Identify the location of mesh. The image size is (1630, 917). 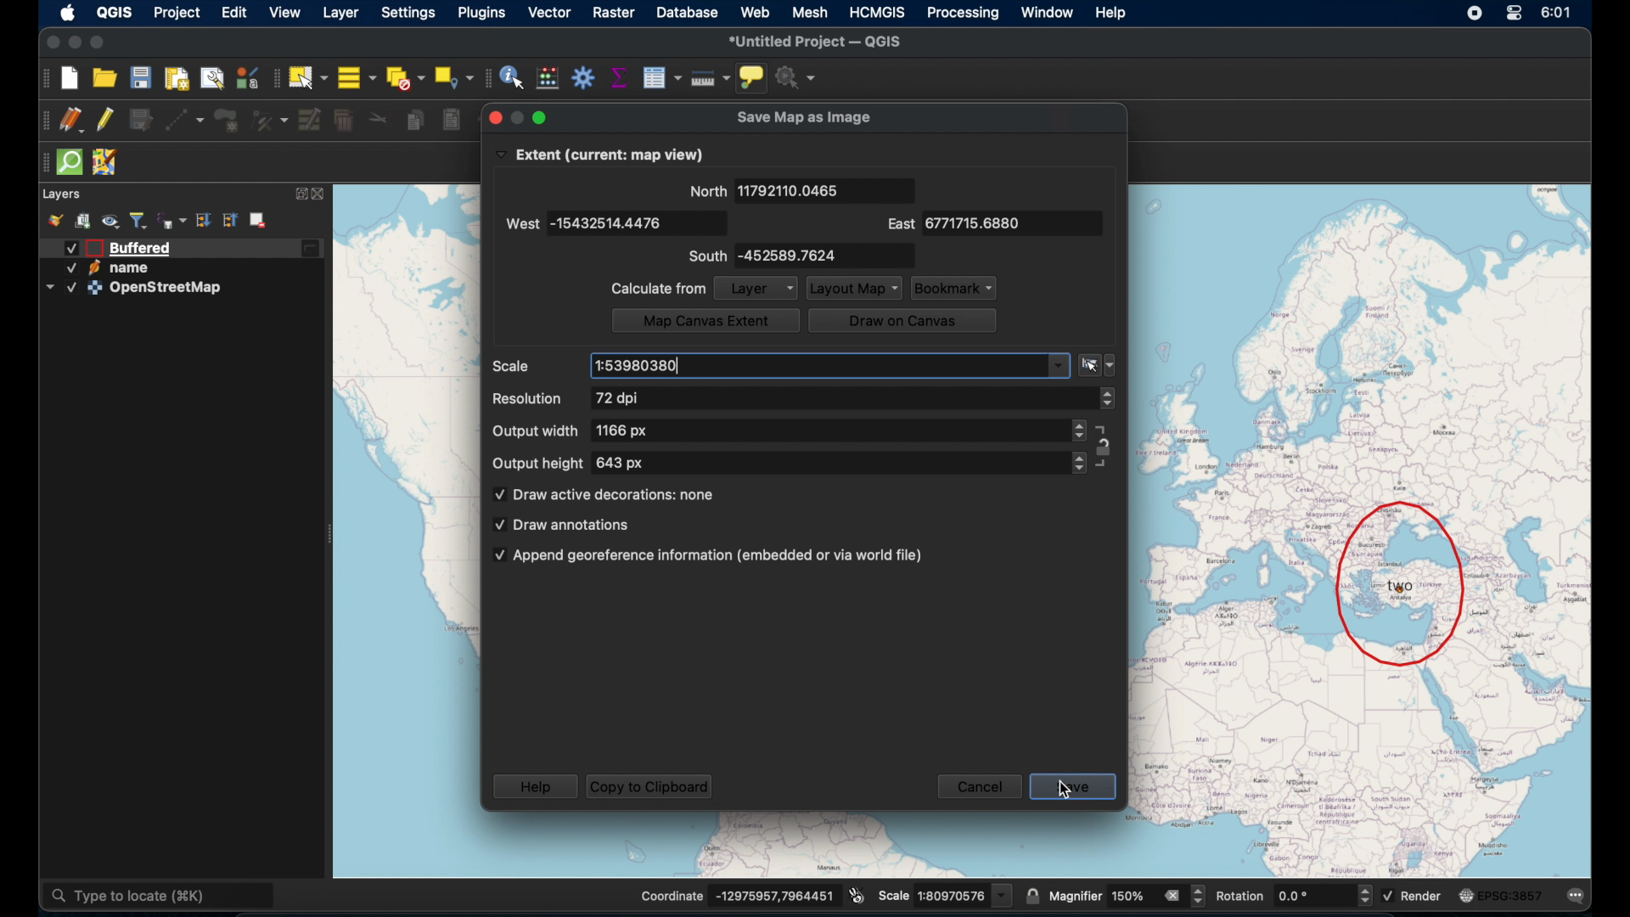
(812, 11).